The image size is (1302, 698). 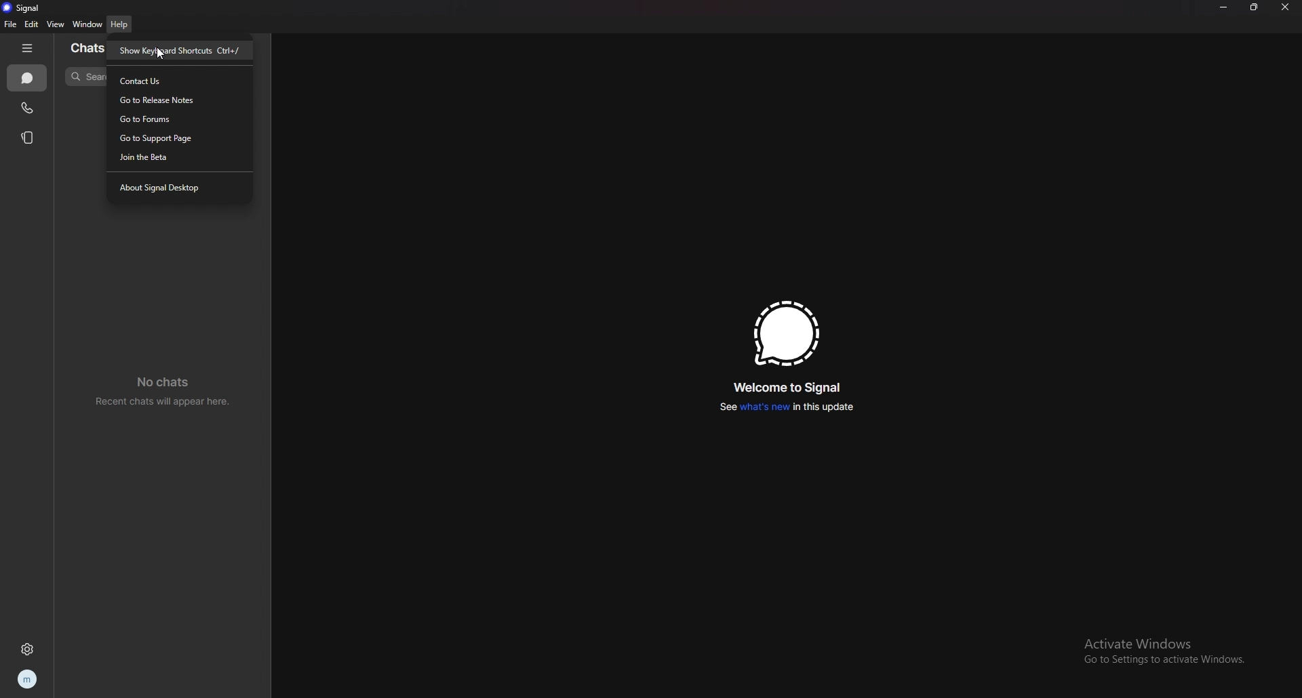 What do you see at coordinates (765, 407) in the screenshot?
I see `what's new` at bounding box center [765, 407].